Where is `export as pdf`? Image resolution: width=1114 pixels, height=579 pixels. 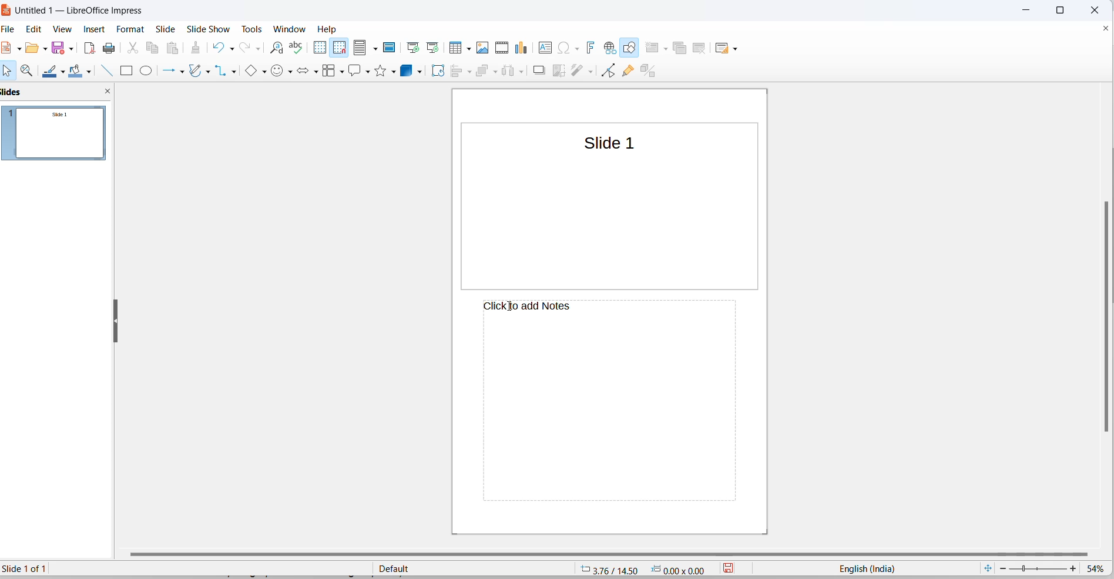 export as pdf is located at coordinates (89, 50).